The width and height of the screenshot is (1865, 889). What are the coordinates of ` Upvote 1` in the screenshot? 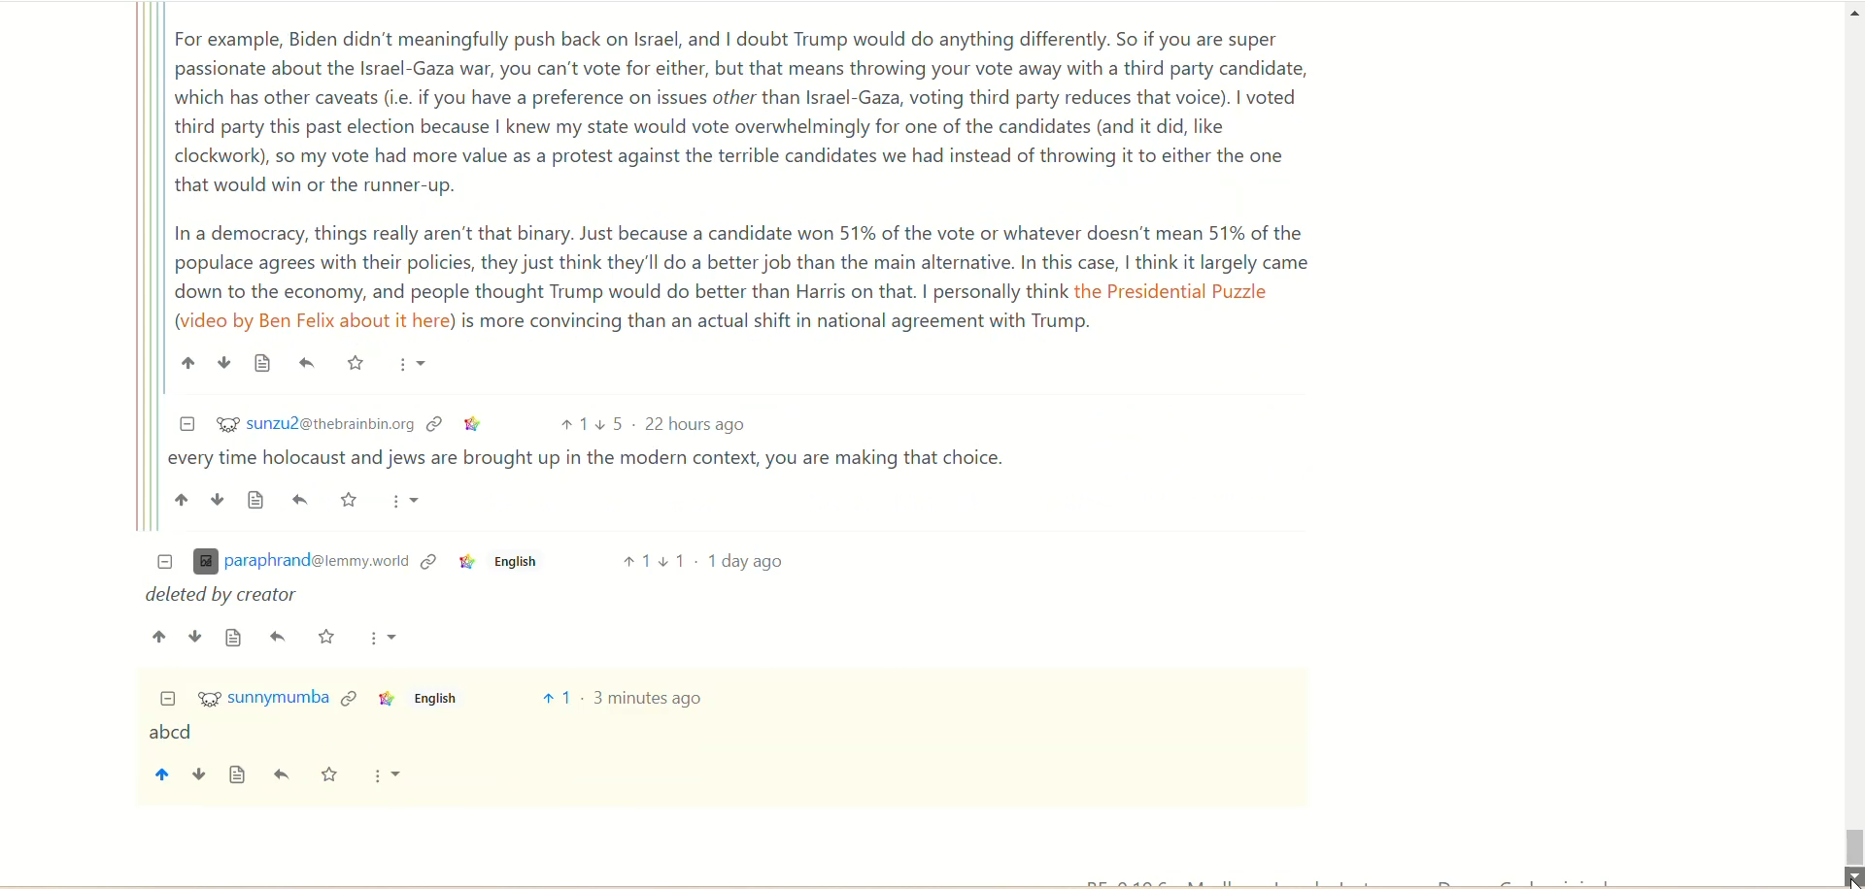 It's located at (635, 562).